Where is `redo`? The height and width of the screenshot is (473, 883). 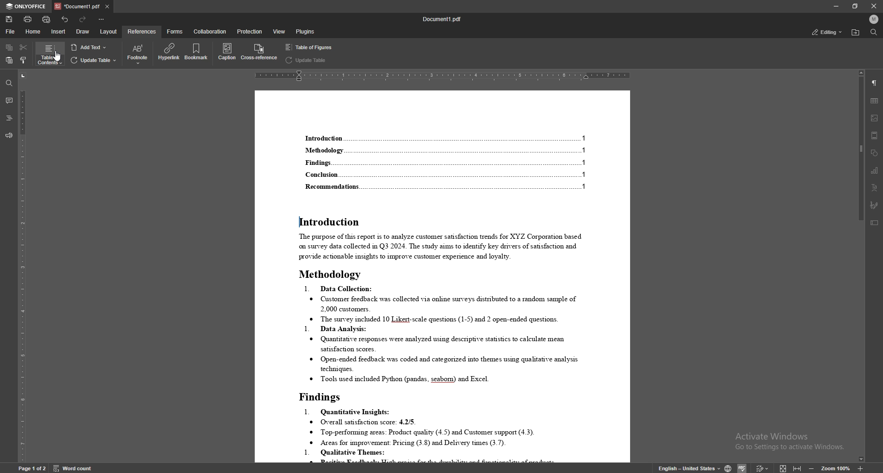 redo is located at coordinates (84, 19).